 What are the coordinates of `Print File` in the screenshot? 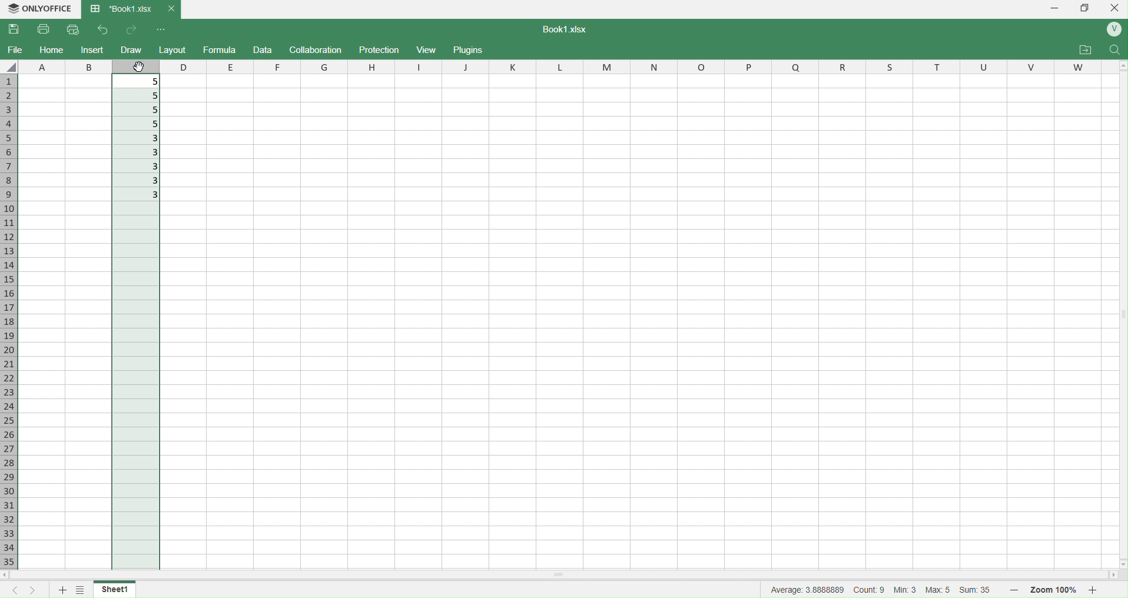 It's located at (45, 30).